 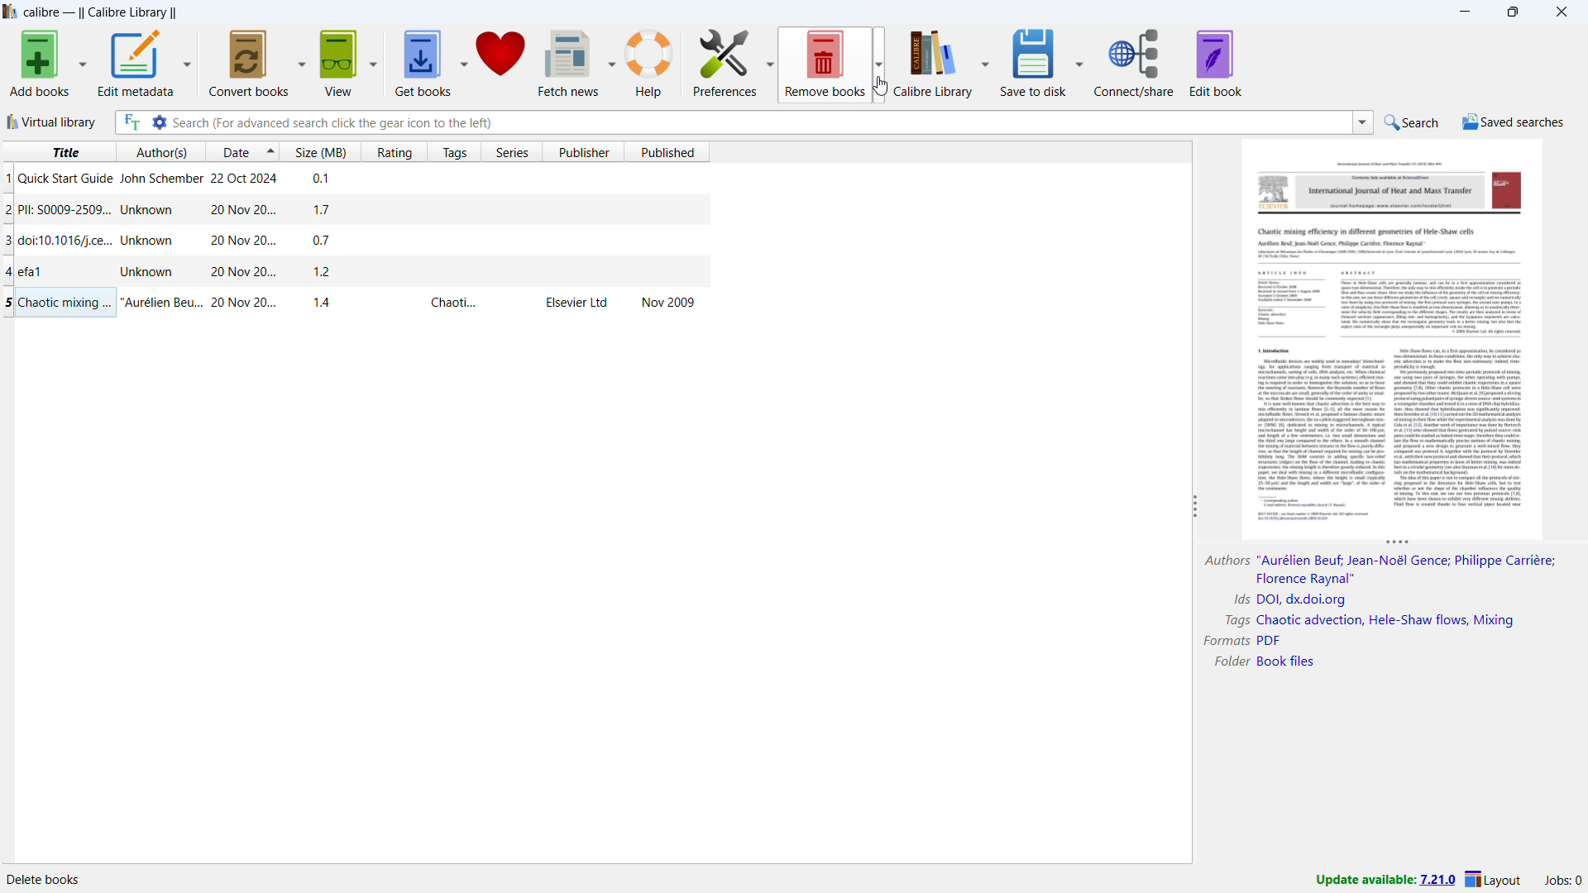 I want to click on donate to calibre, so click(x=501, y=60).